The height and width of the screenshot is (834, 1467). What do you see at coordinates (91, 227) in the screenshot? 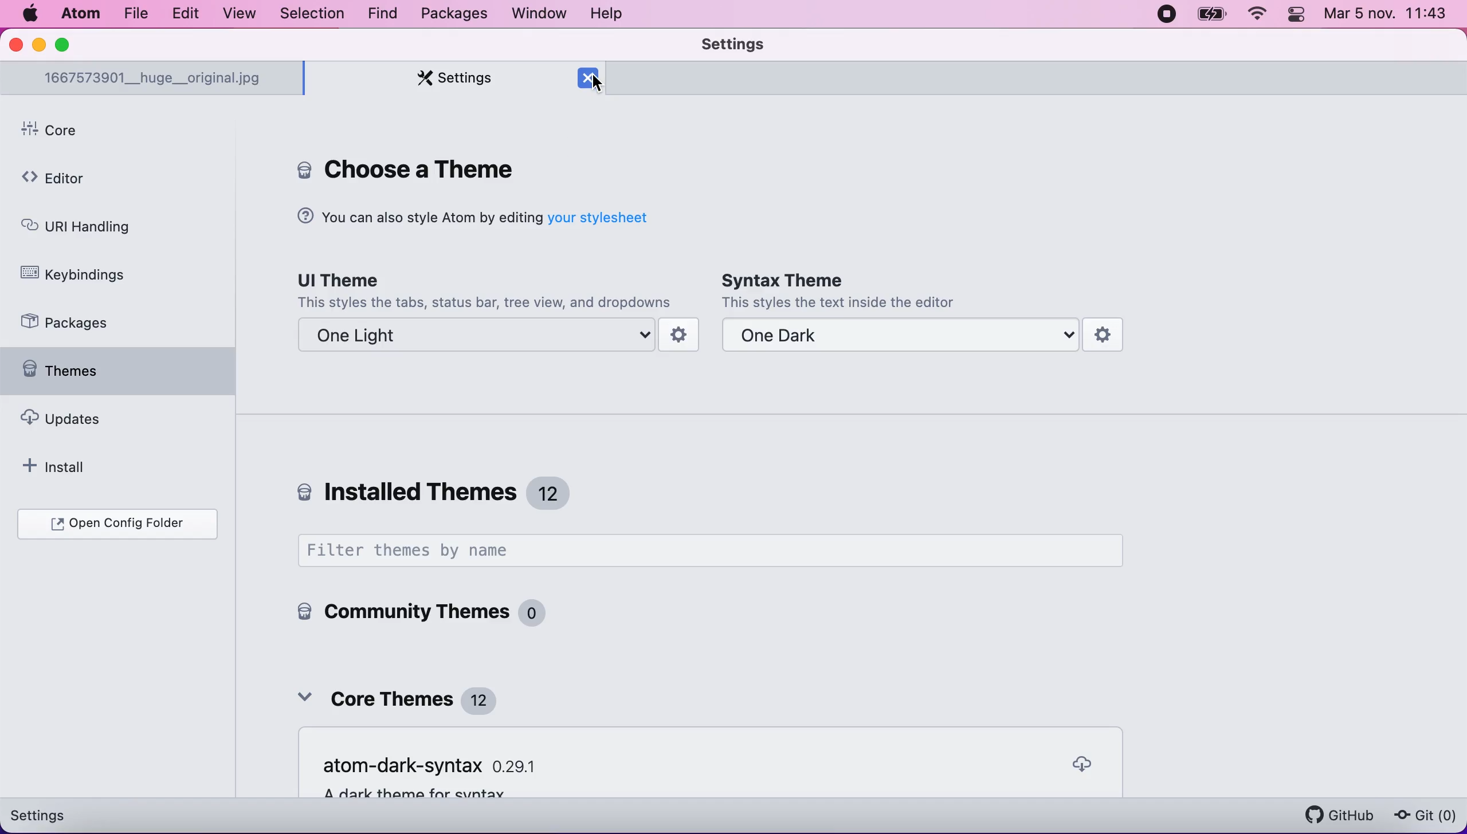
I see `uri handling` at bounding box center [91, 227].